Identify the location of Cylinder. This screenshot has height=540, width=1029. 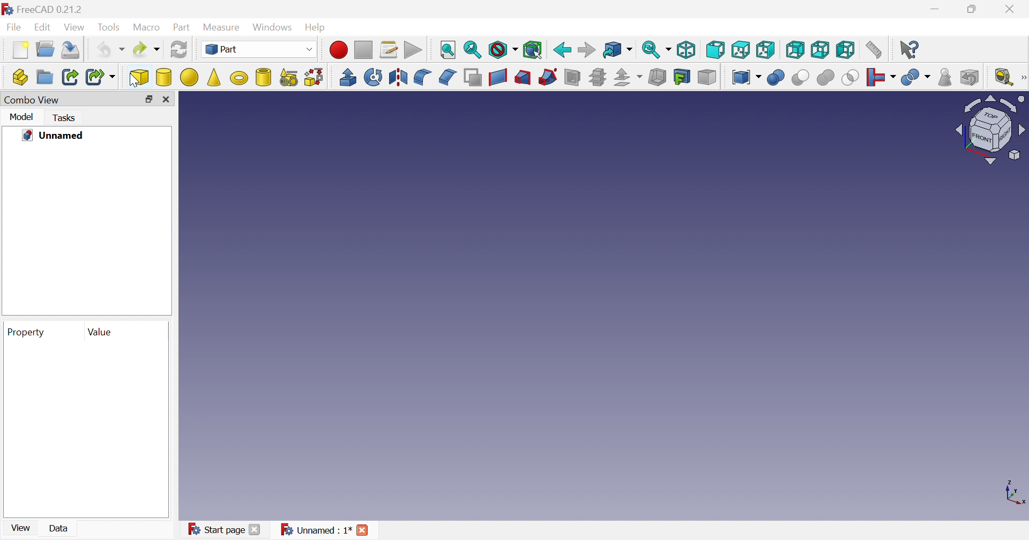
(164, 78).